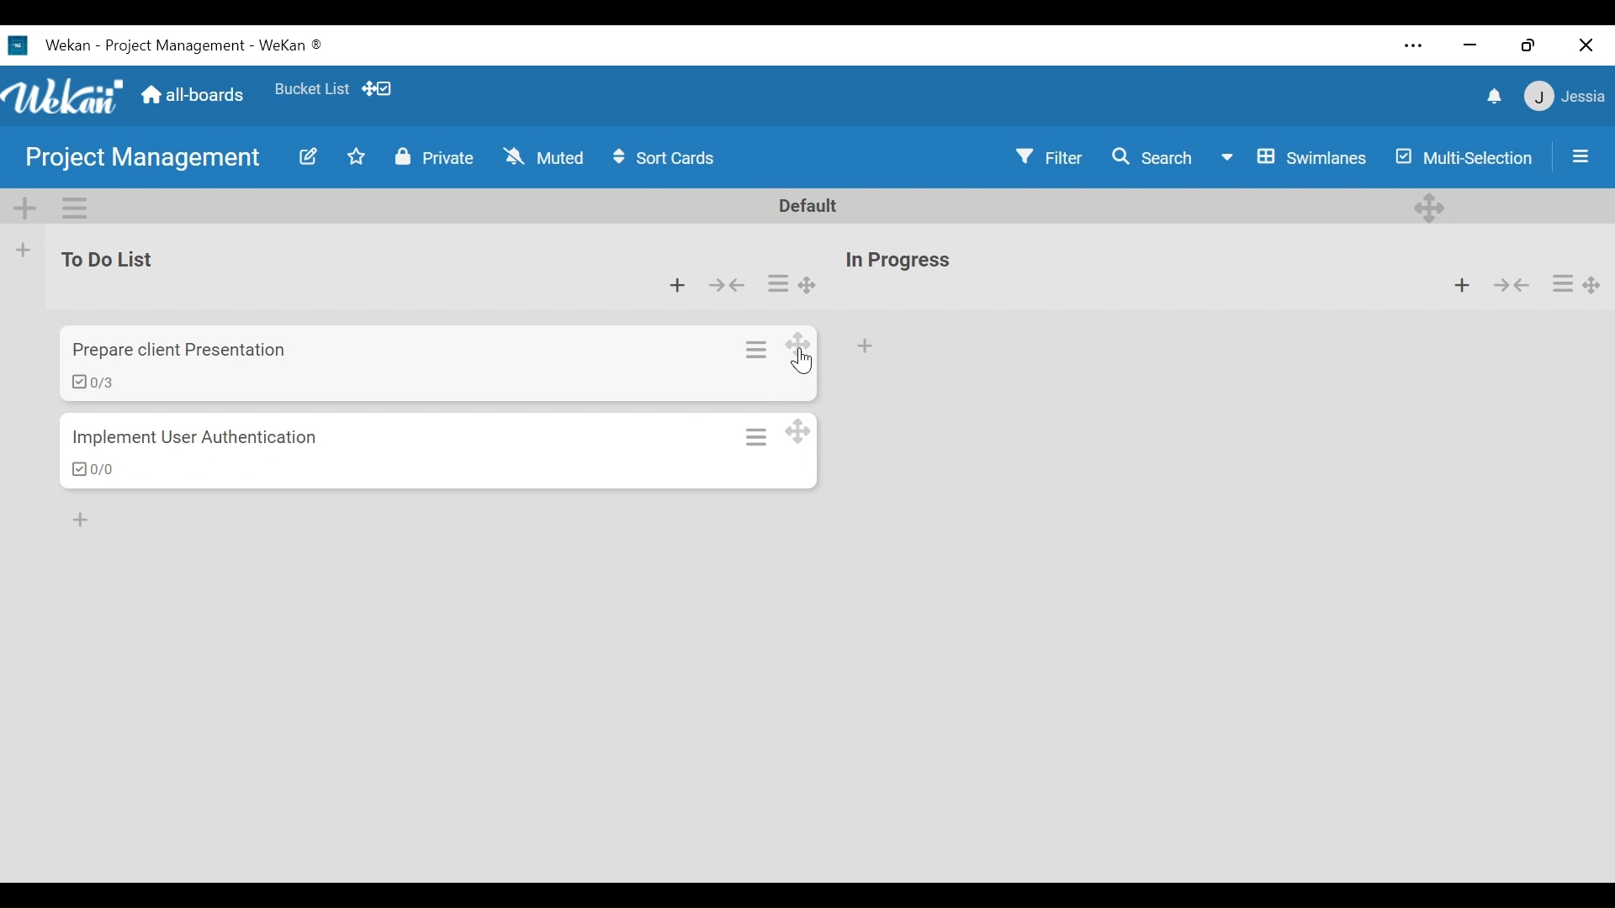 The width and height of the screenshot is (1615, 908). I want to click on Multi-Selection, so click(1461, 157).